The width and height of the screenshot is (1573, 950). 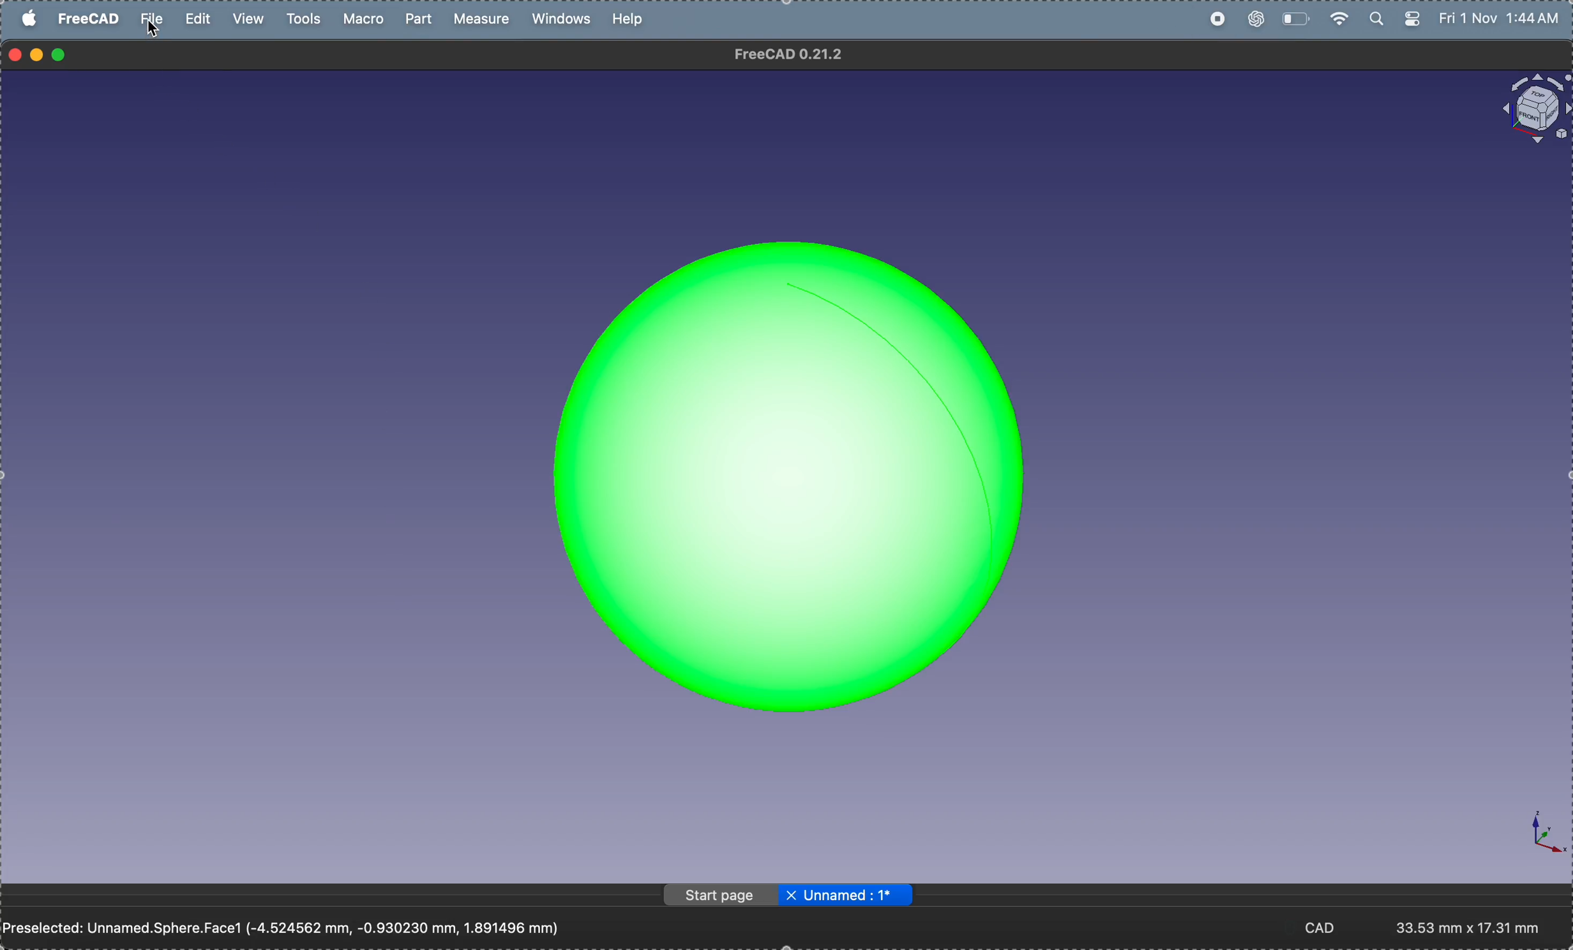 What do you see at coordinates (1338, 17) in the screenshot?
I see `wifi` at bounding box center [1338, 17].